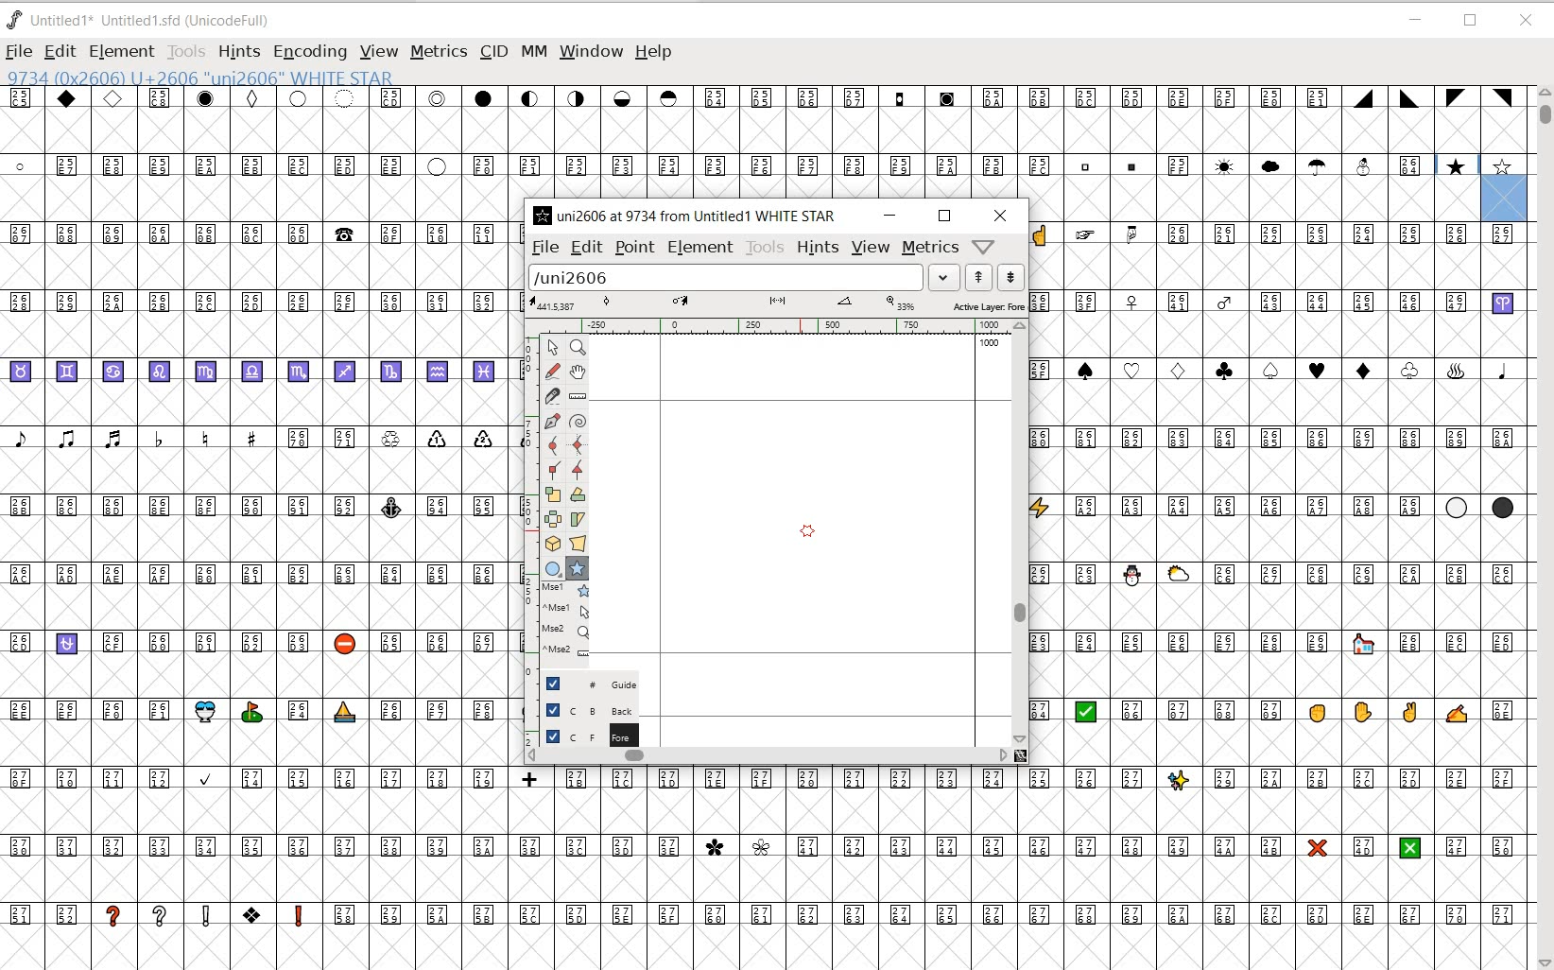 Image resolution: width=1554 pixels, height=970 pixels. I want to click on RESTORE, so click(1473, 22).